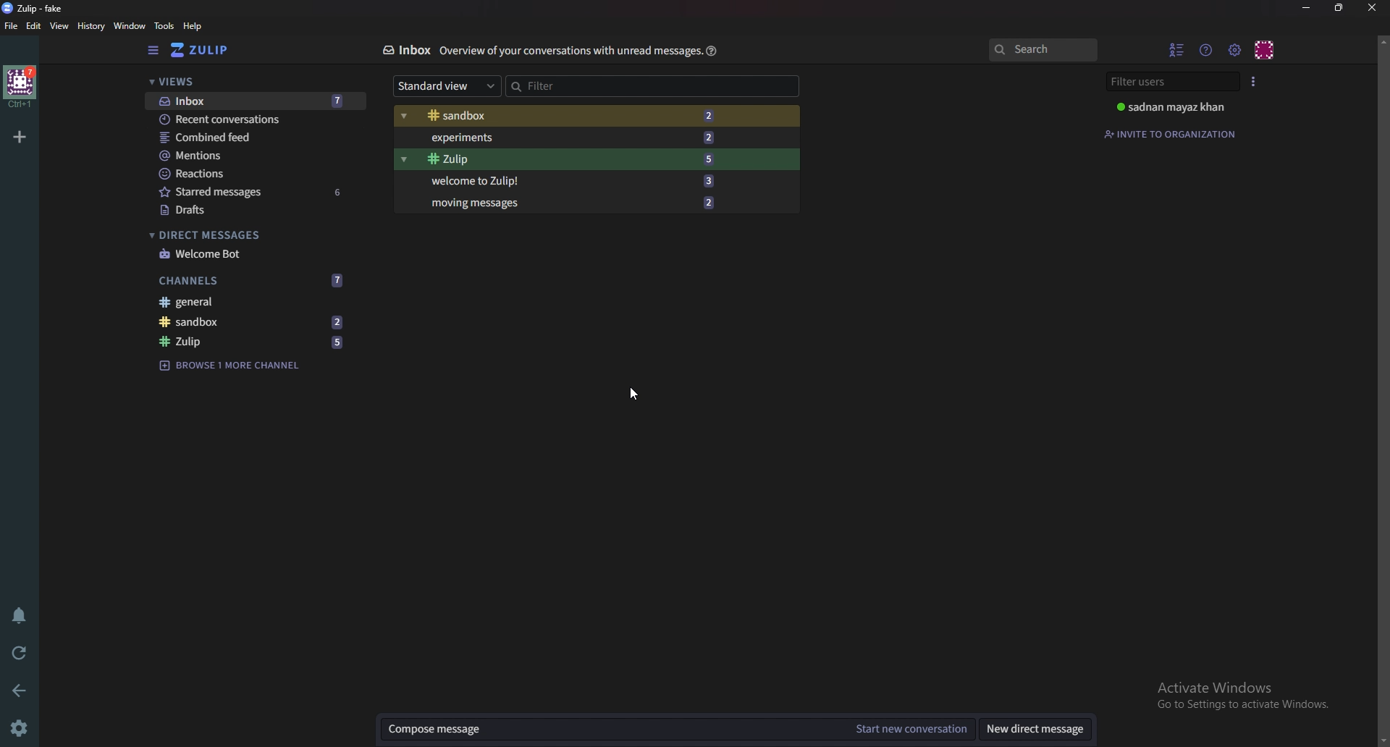 This screenshot has width=1390, height=747. Describe the element at coordinates (609, 728) in the screenshot. I see `Compose message` at that location.